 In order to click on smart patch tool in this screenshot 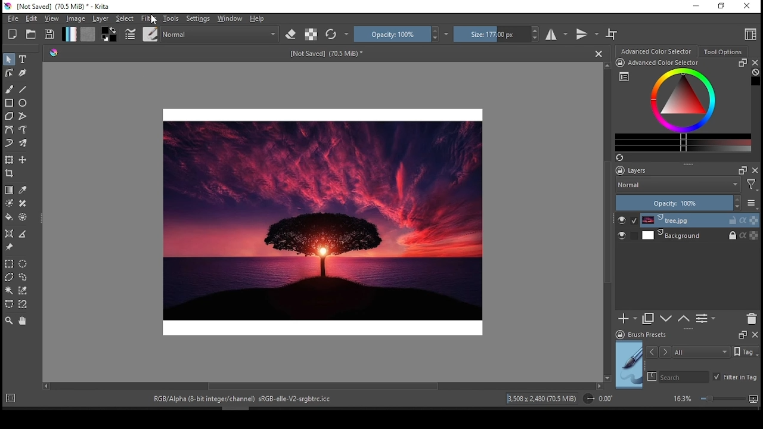, I will do `click(23, 203)`.